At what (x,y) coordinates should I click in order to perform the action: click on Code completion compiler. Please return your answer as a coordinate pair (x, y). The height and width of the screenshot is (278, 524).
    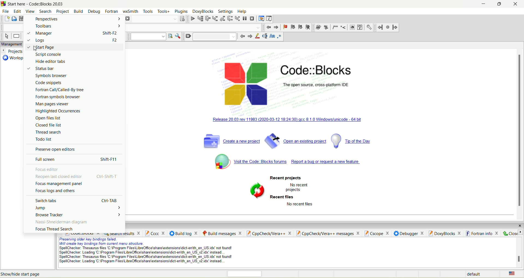
    Looking at the image, I should click on (195, 27).